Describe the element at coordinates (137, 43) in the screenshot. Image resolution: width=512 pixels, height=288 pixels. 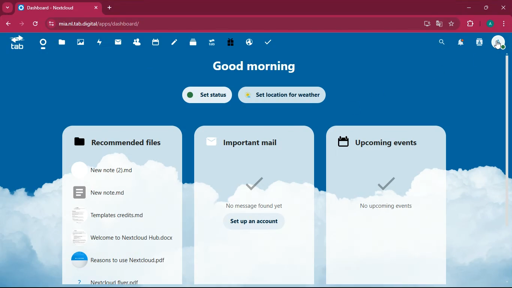
I see `friends` at that location.